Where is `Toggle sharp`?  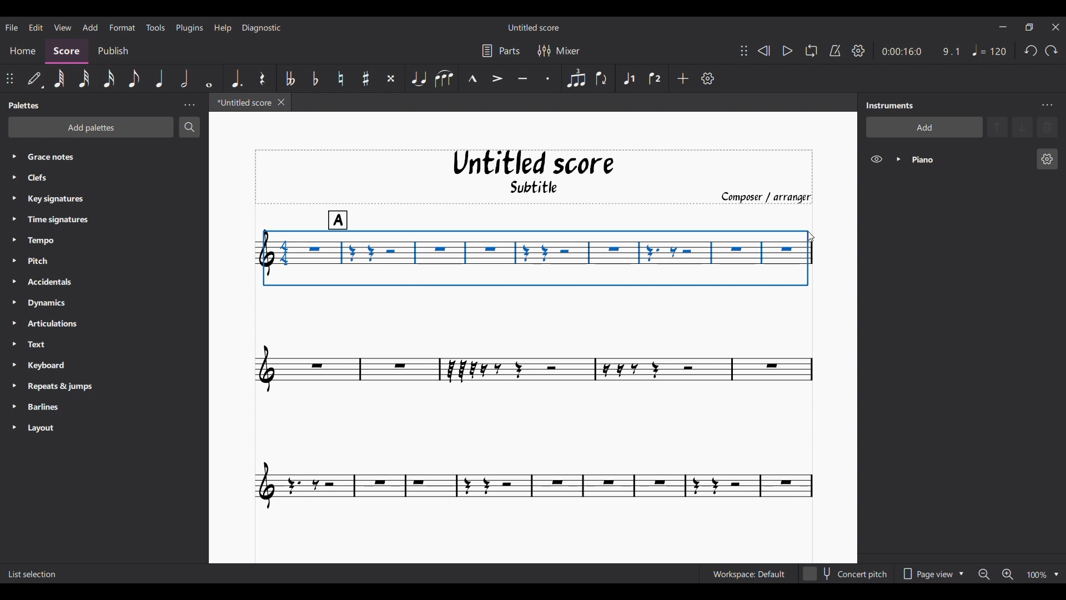
Toggle sharp is located at coordinates (366, 78).